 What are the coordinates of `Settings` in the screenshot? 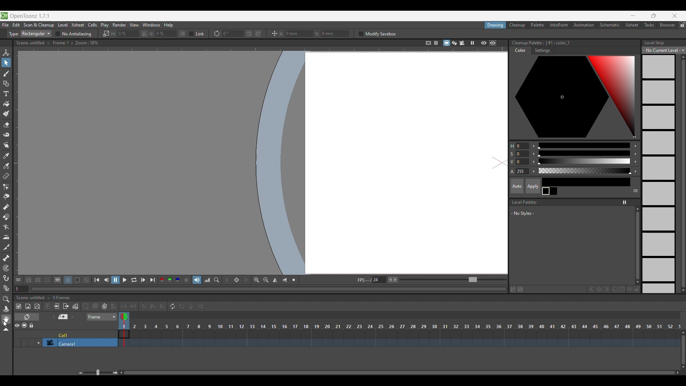 It's located at (542, 50).